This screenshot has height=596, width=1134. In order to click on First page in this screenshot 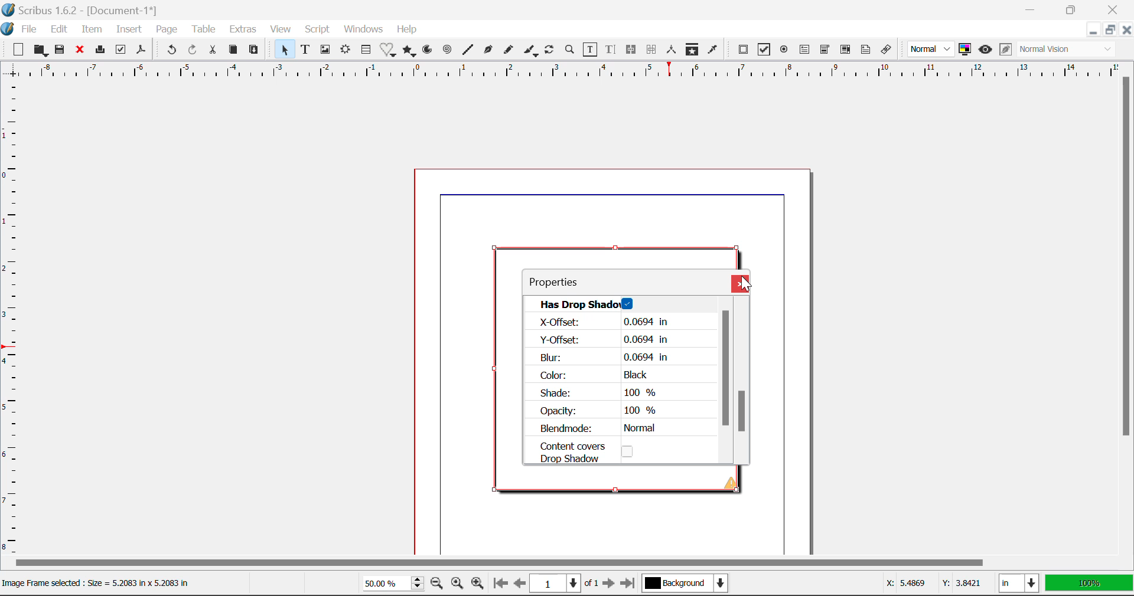, I will do `click(500, 585)`.